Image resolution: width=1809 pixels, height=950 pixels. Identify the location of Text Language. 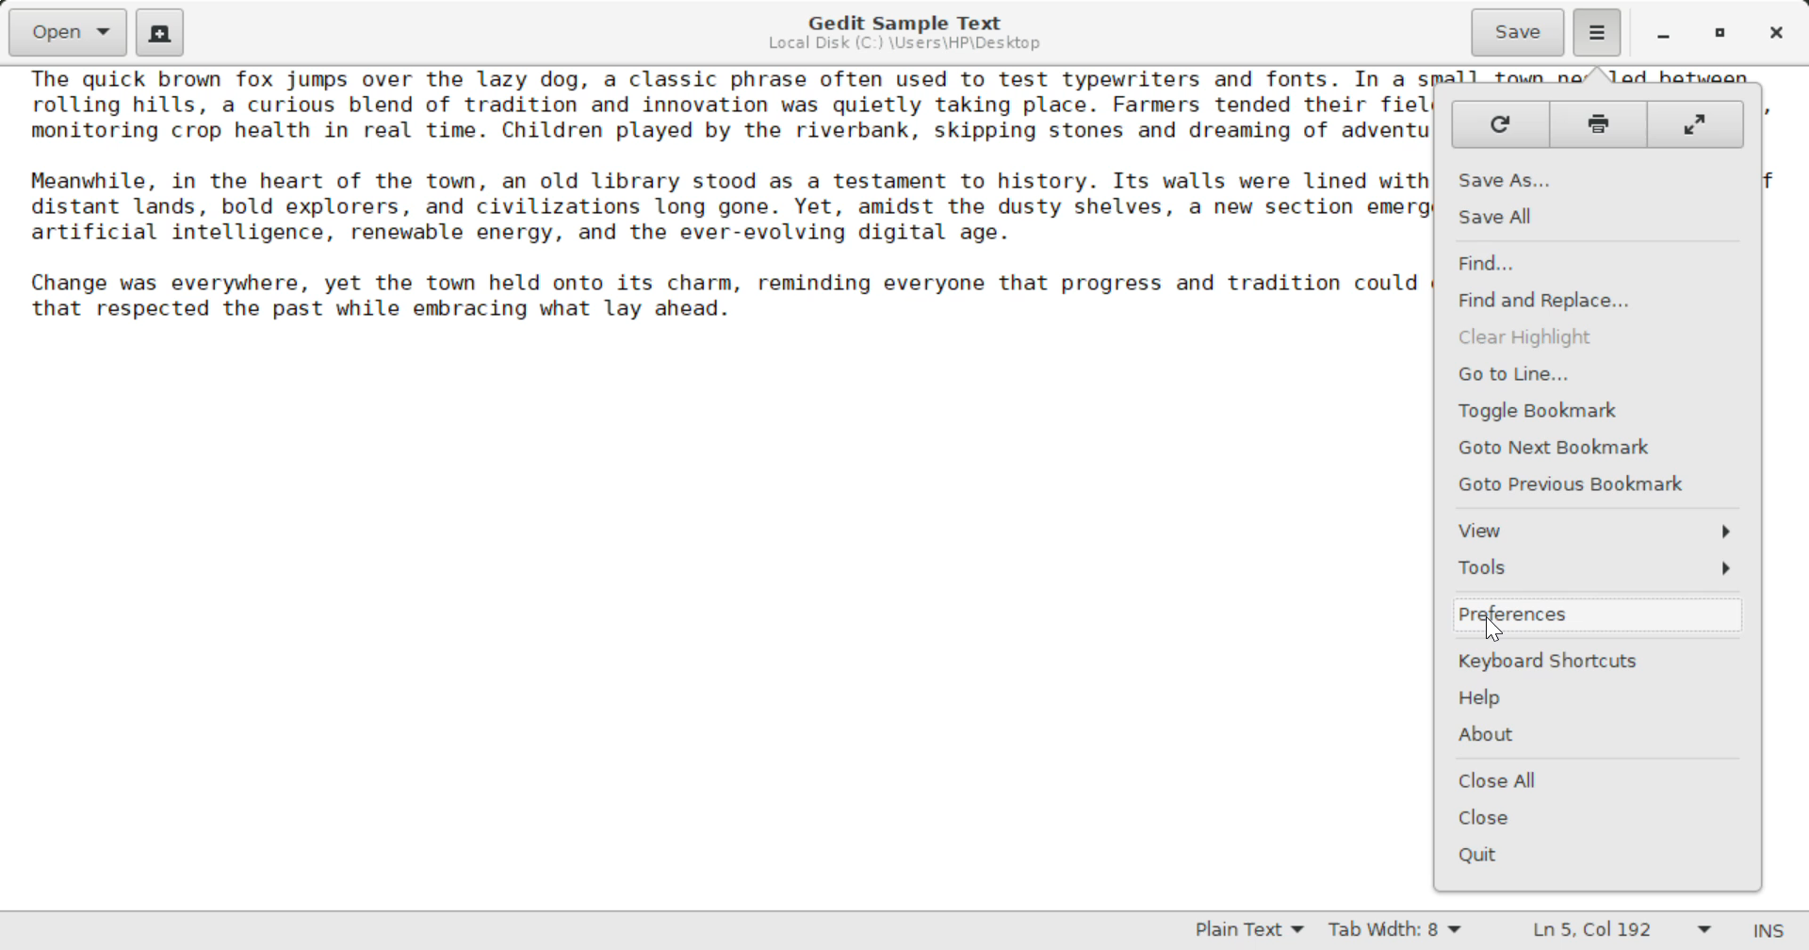
(1248, 933).